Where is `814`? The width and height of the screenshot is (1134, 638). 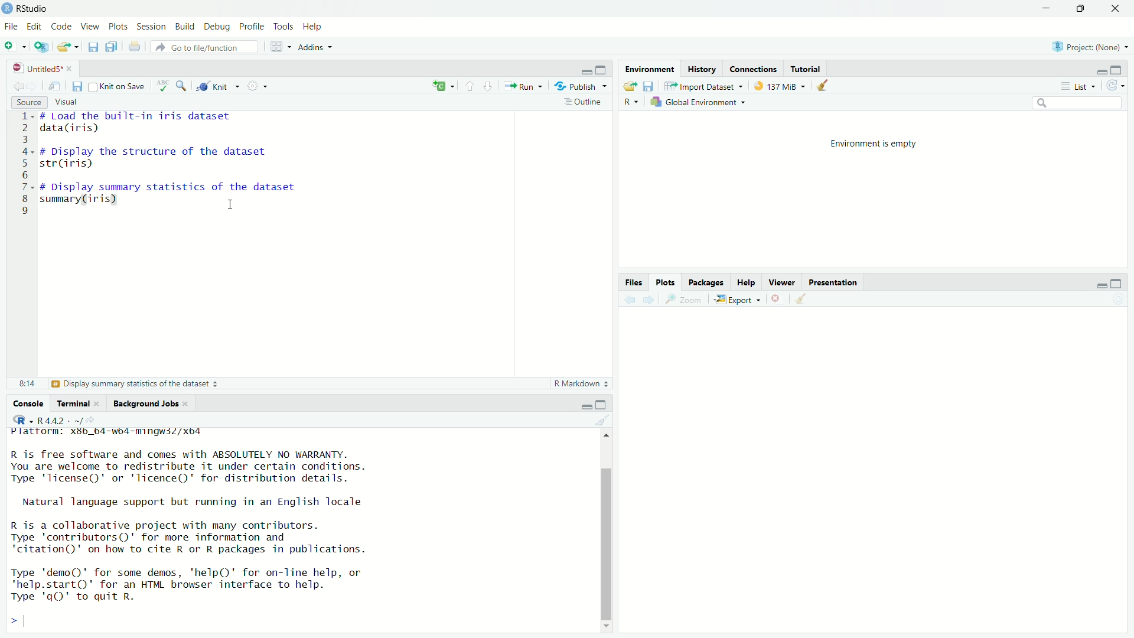
814 is located at coordinates (28, 383).